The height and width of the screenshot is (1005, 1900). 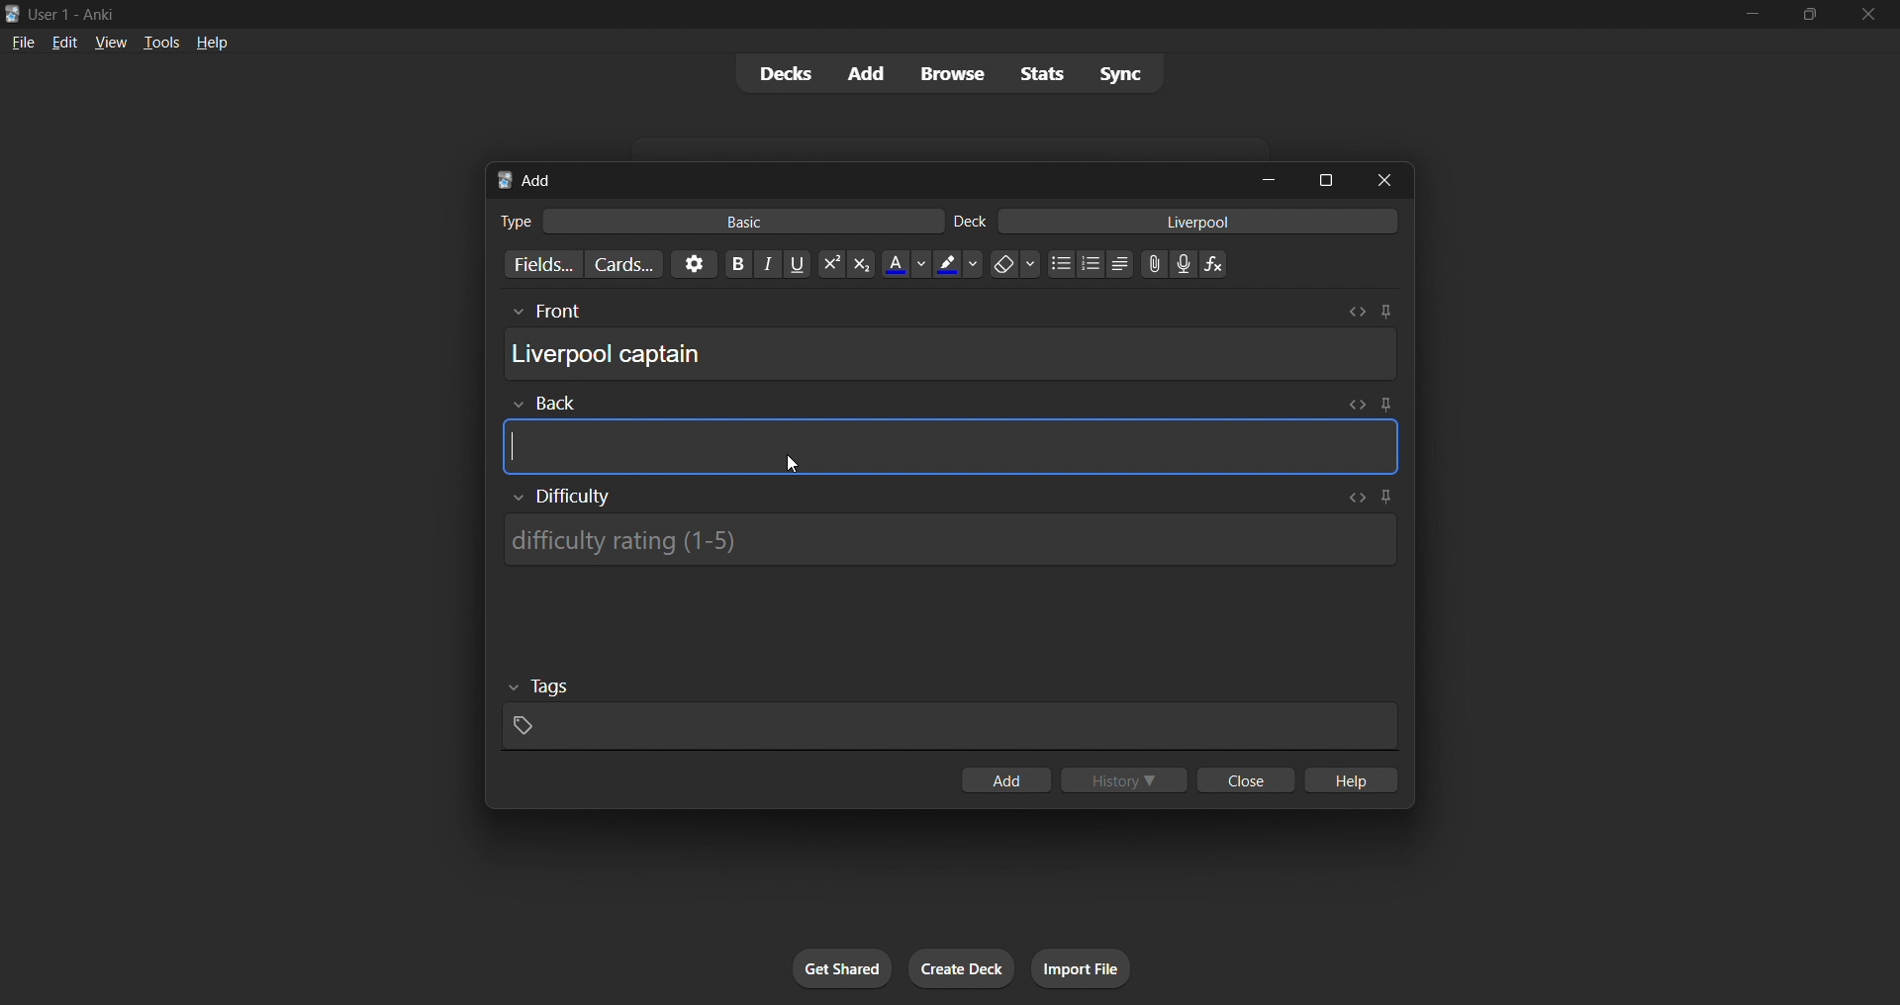 What do you see at coordinates (1385, 499) in the screenshot?
I see `Toggle sticky` at bounding box center [1385, 499].